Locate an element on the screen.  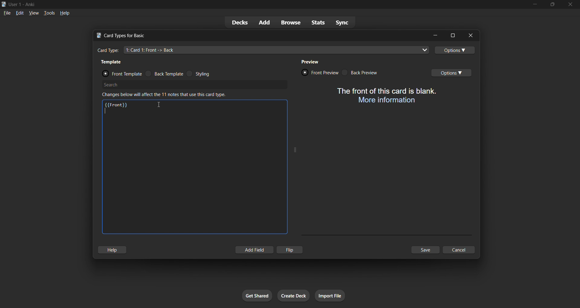
tools is located at coordinates (48, 14).